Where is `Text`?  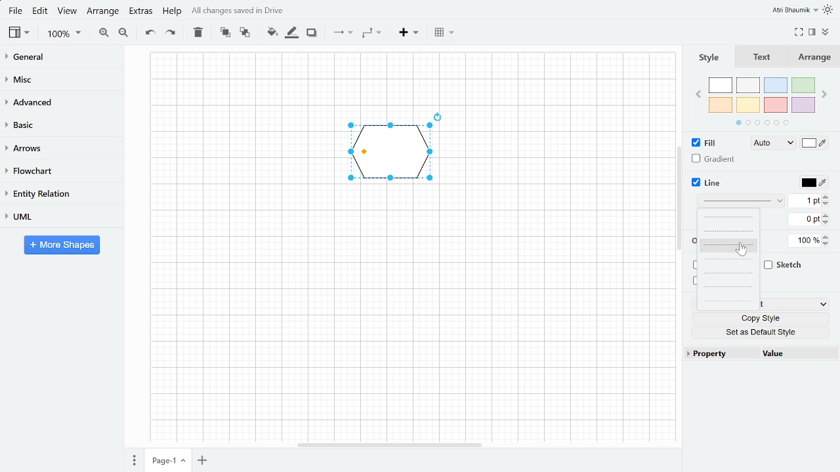 Text is located at coordinates (757, 57).